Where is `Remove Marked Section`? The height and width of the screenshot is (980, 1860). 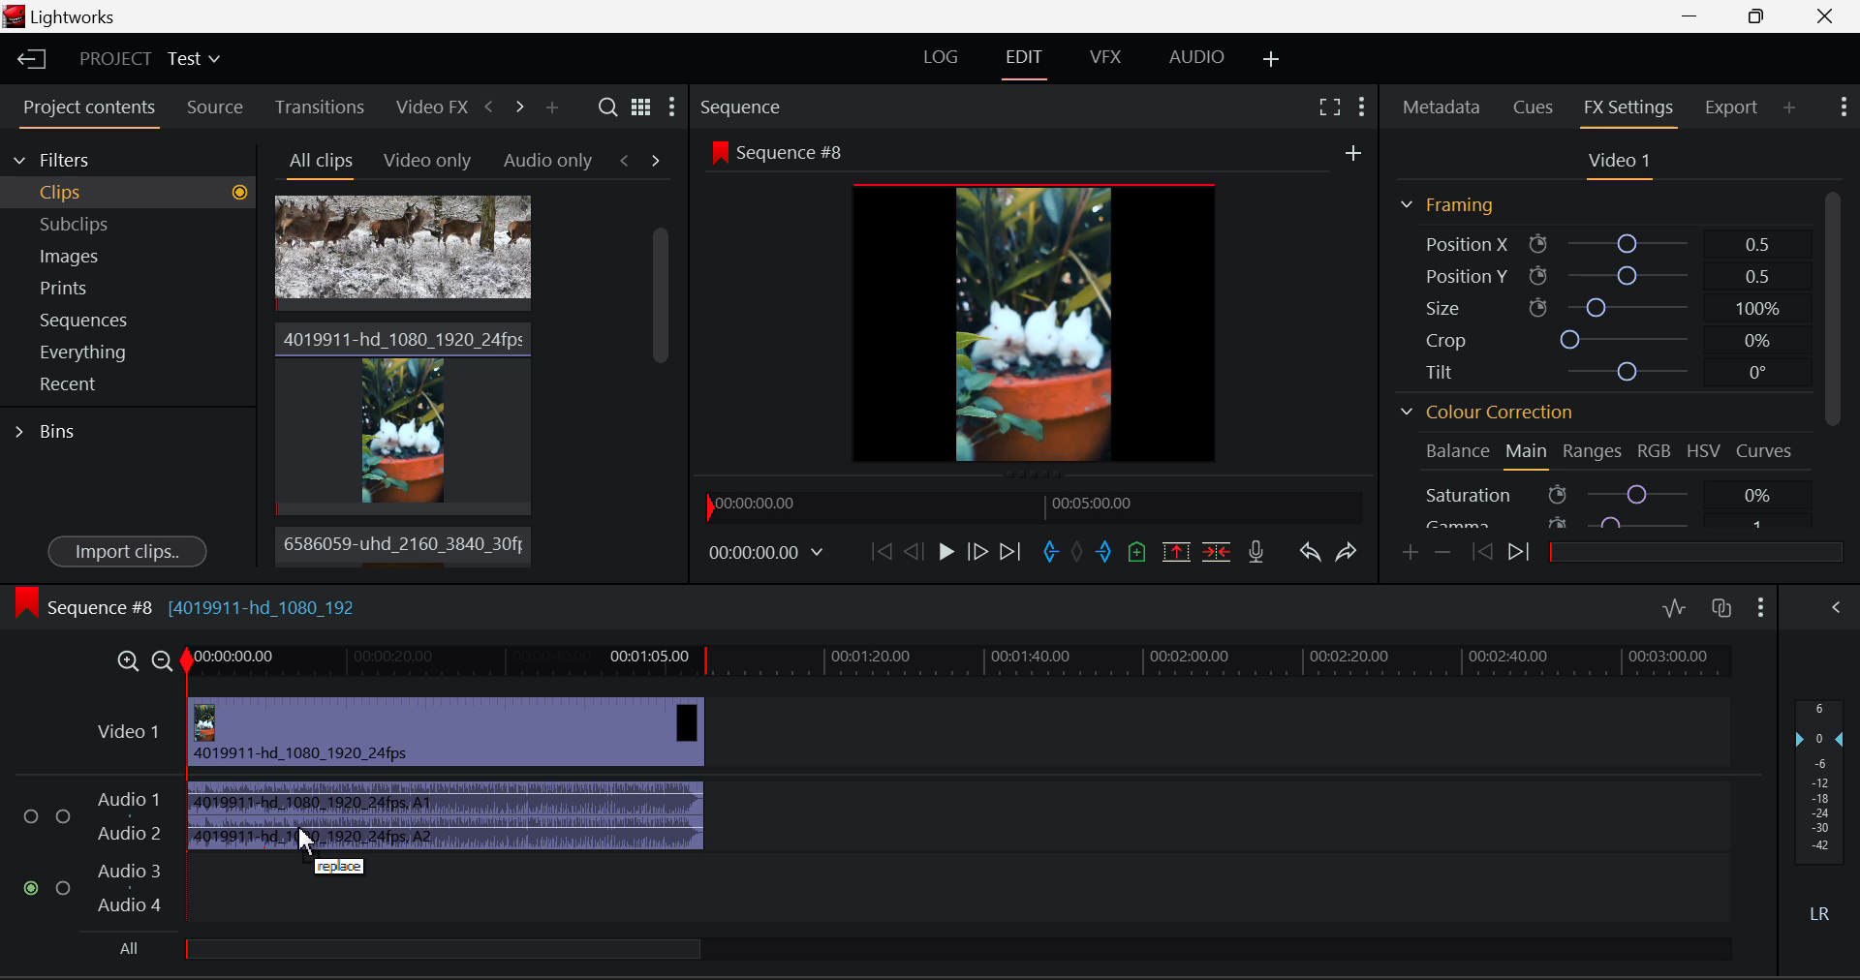
Remove Marked Section is located at coordinates (1179, 550).